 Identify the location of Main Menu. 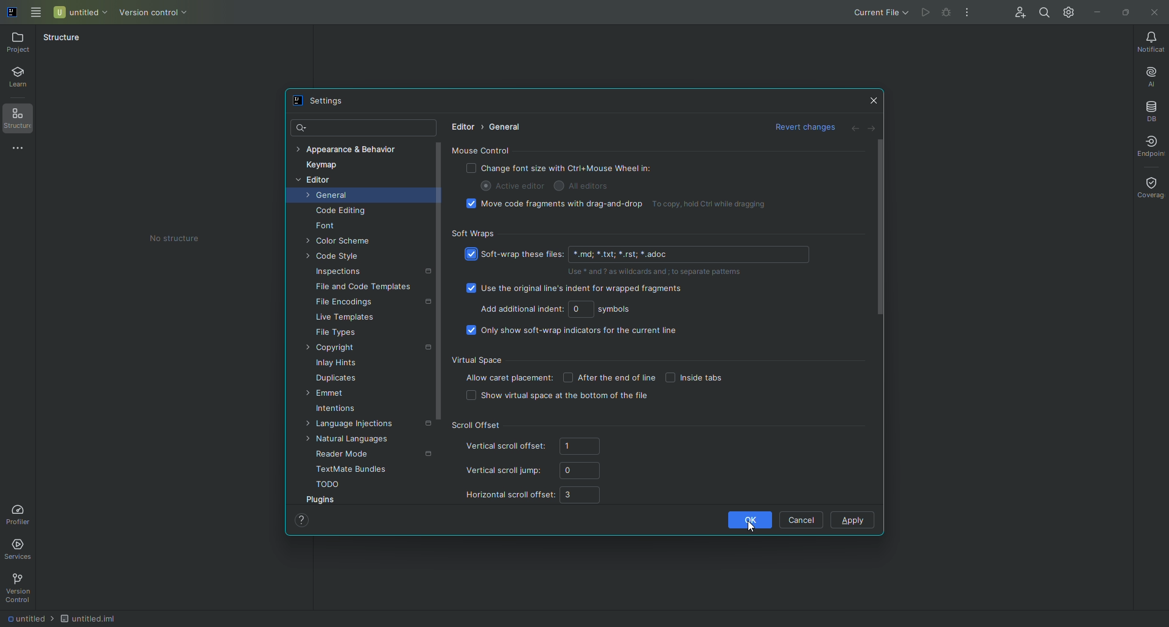
(38, 12).